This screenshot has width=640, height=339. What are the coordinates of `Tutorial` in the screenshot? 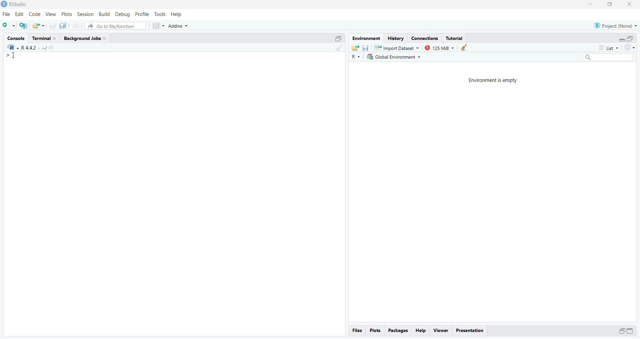 It's located at (455, 38).